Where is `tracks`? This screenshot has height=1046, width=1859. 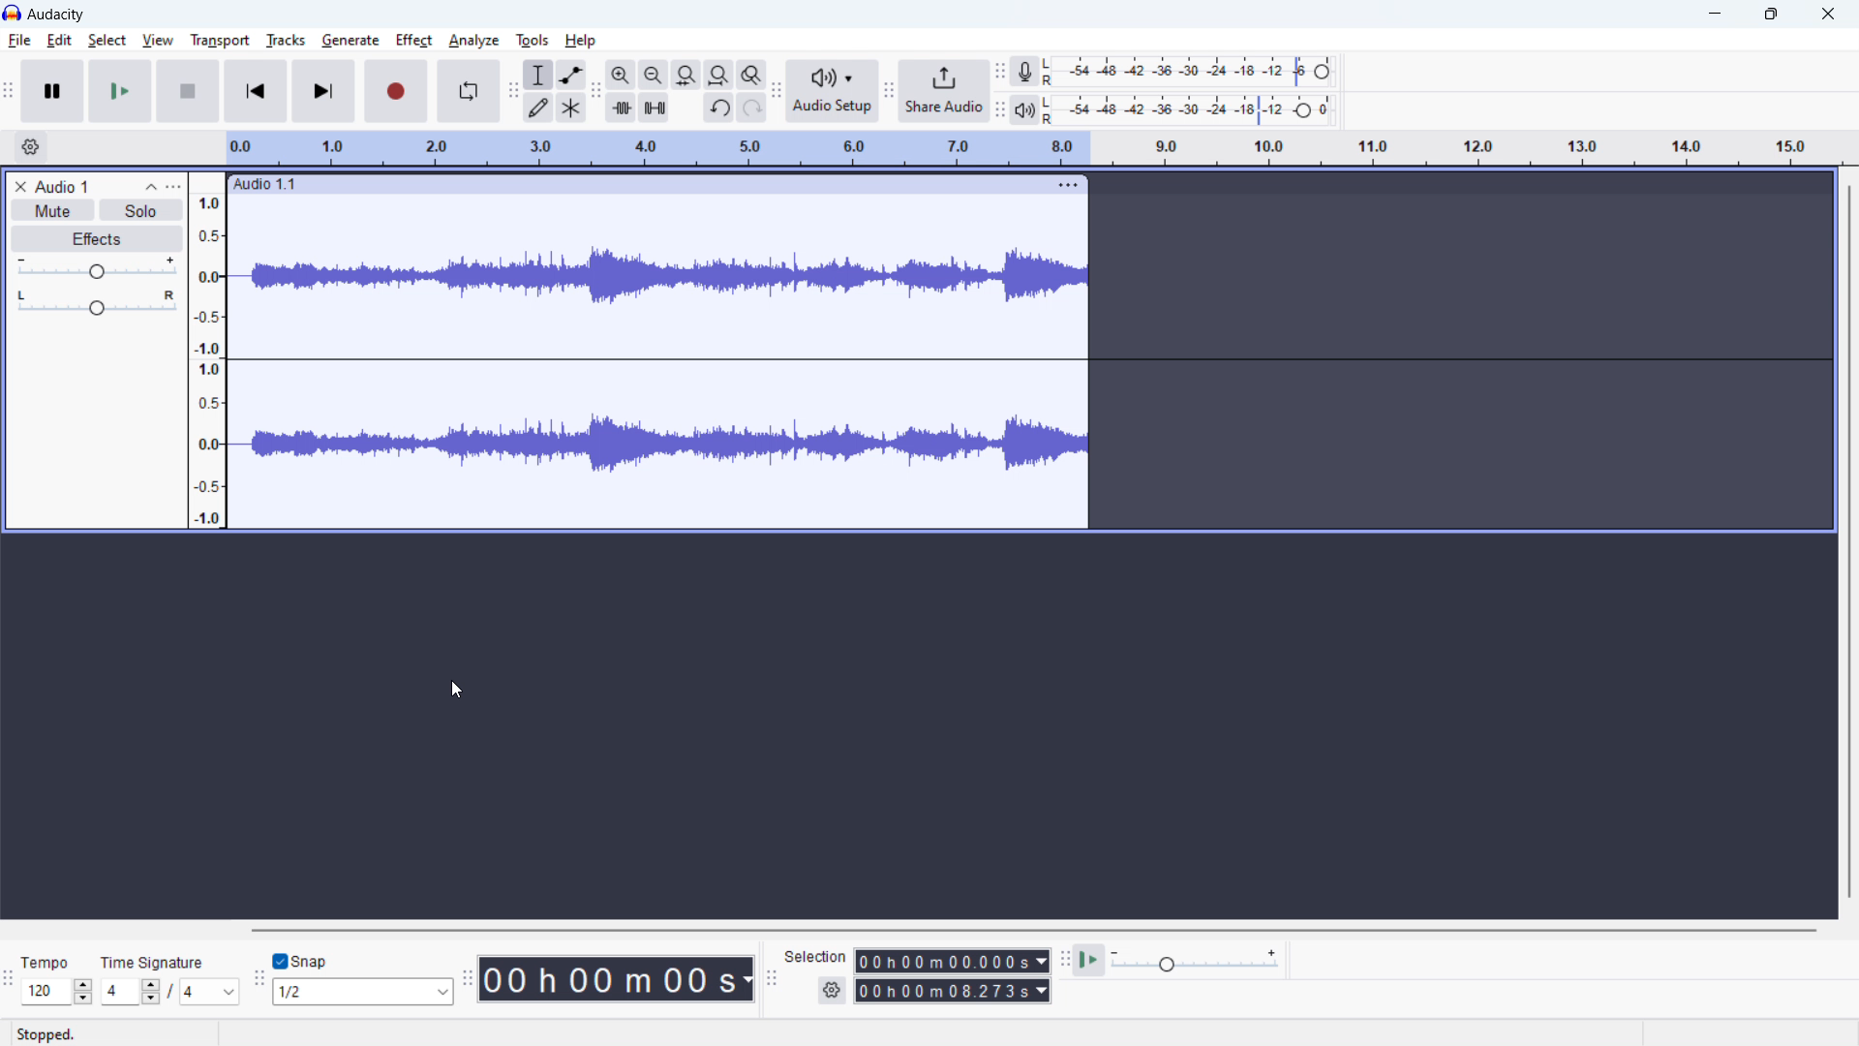 tracks is located at coordinates (287, 41).